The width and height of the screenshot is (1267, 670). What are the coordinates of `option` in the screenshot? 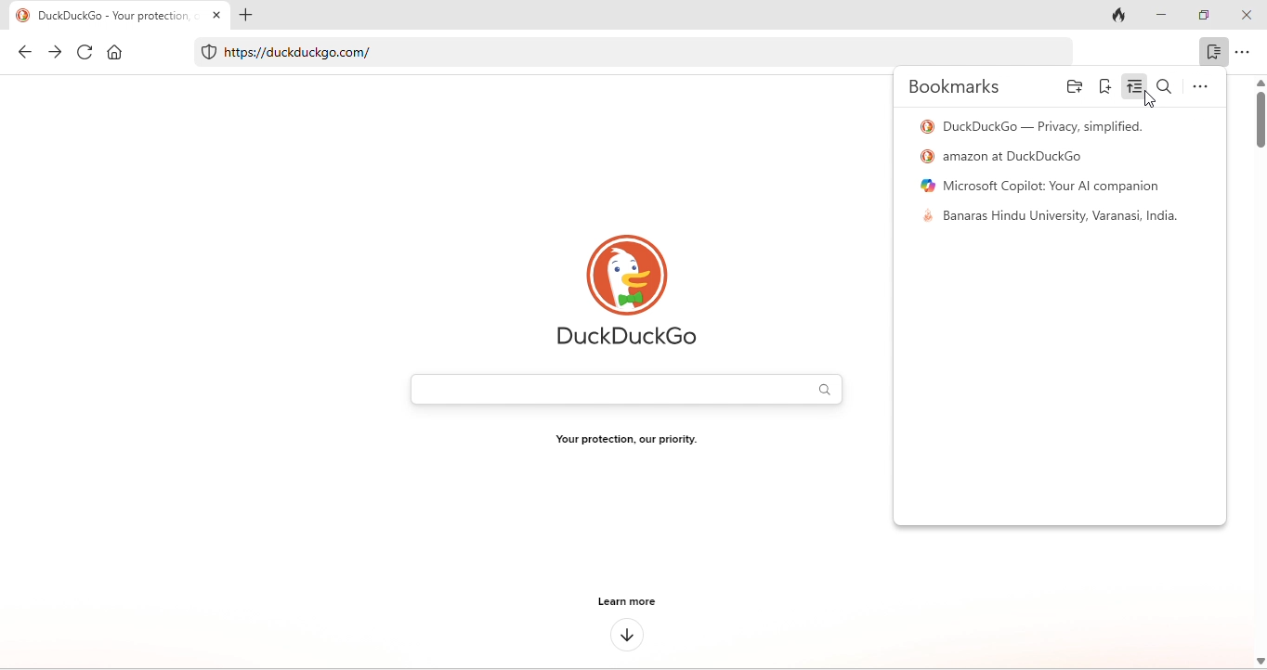 It's located at (1244, 52).